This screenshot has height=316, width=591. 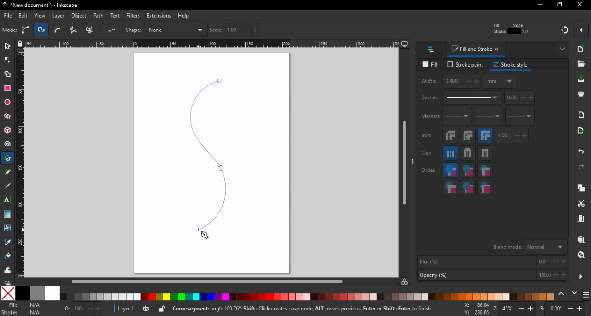 What do you see at coordinates (314, 308) in the screenshot?
I see `shortcuts and notifications` at bounding box center [314, 308].